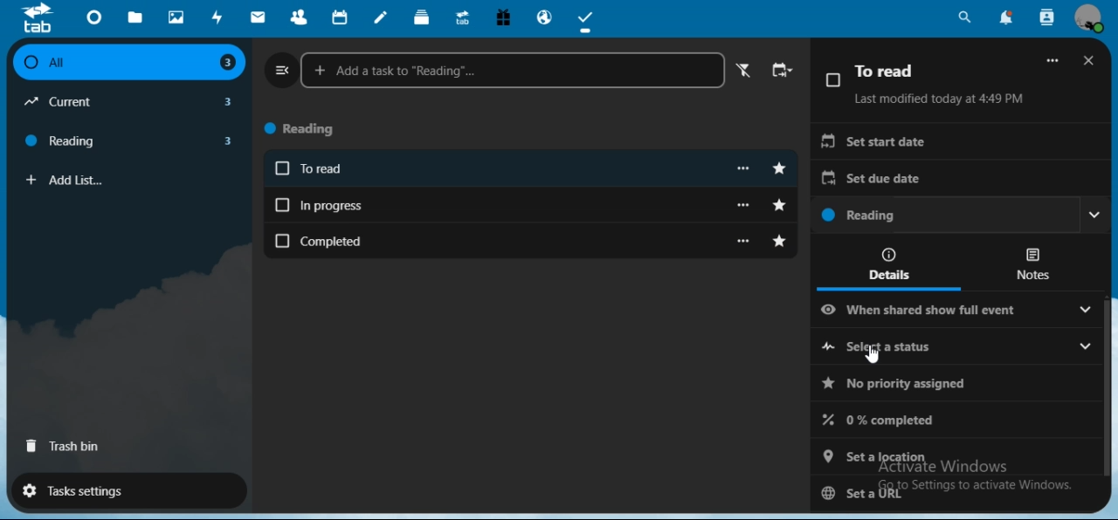 The image size is (1118, 520). Describe the element at coordinates (281, 203) in the screenshot. I see `Checkbox` at that location.